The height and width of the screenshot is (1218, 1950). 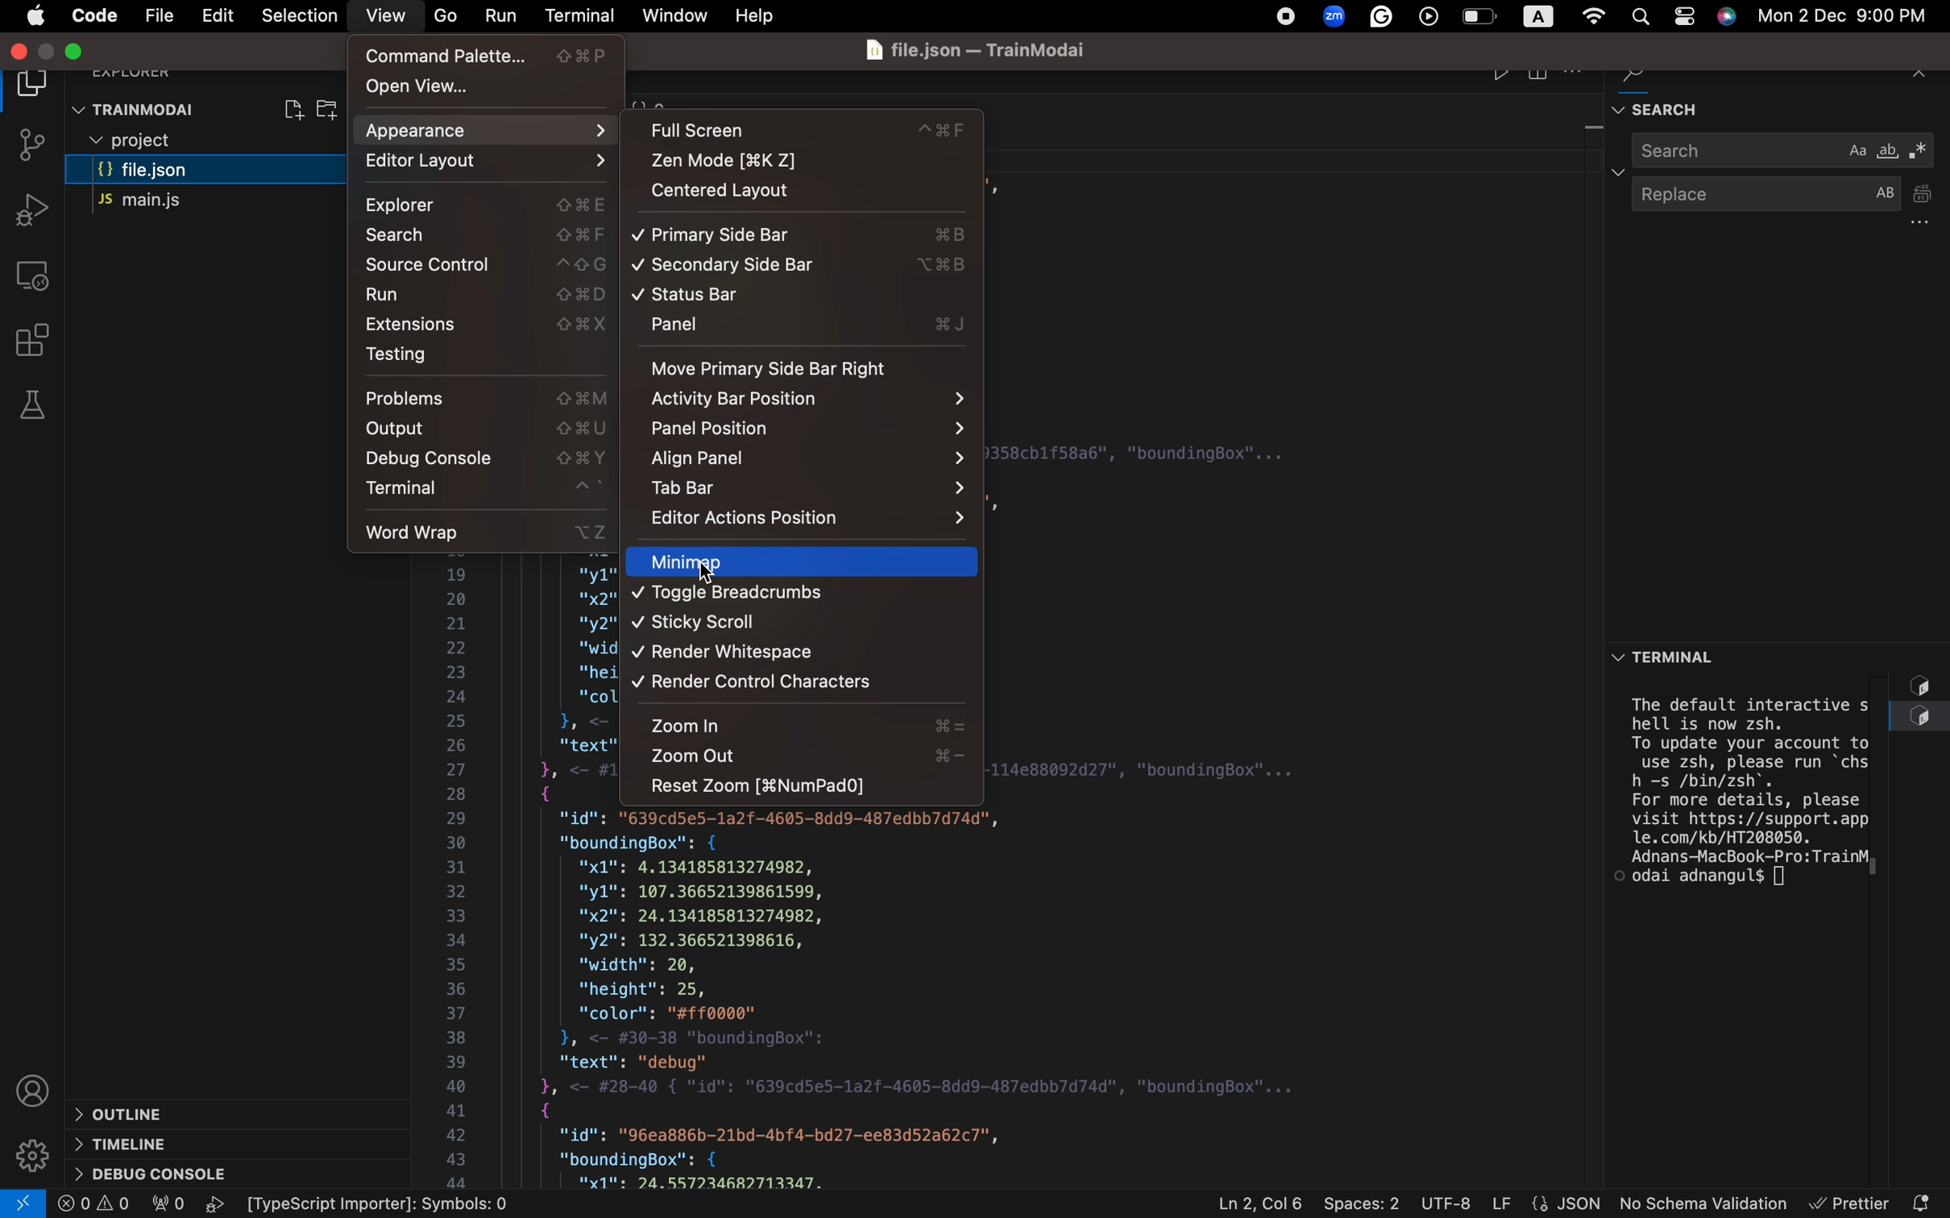 I want to click on file name, so click(x=979, y=51).